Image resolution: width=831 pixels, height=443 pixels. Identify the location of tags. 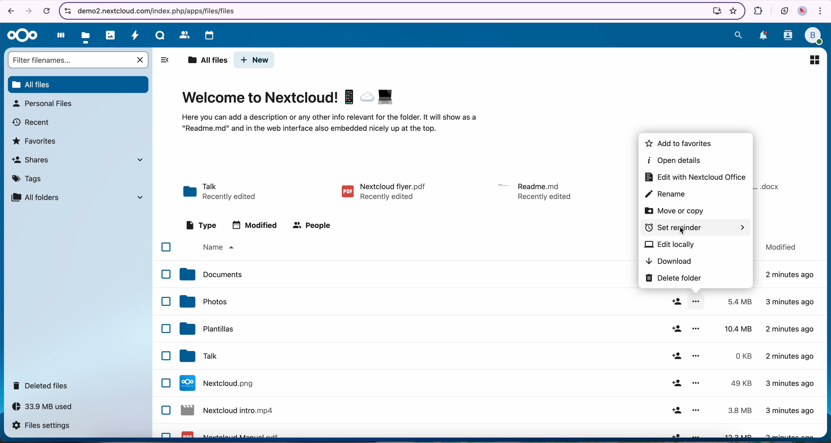
(27, 180).